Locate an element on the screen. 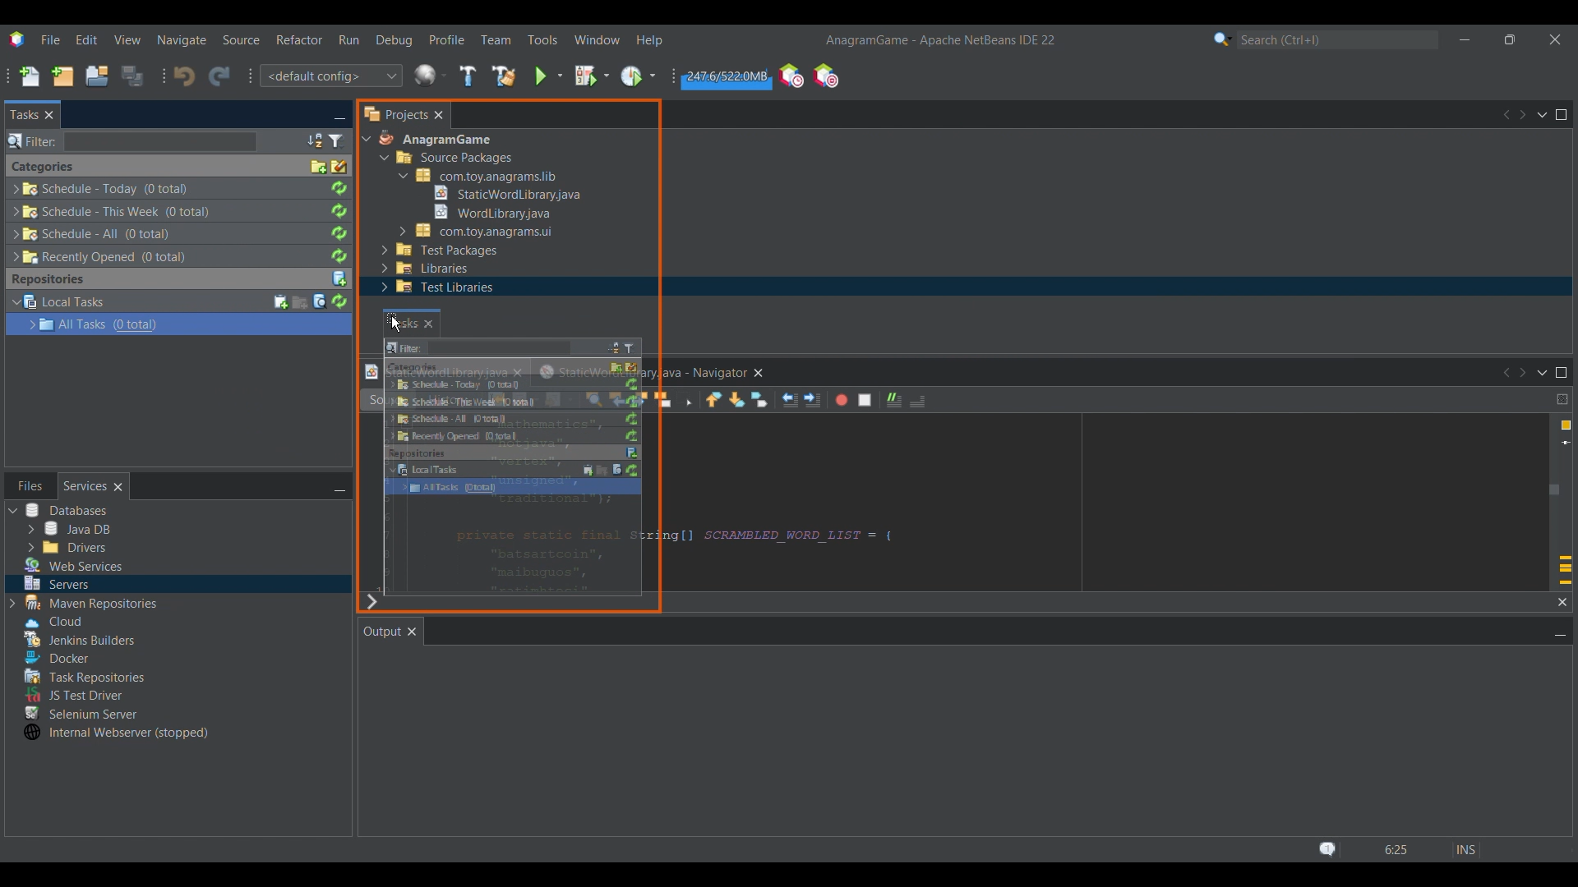 Image resolution: width=1578 pixels, height=887 pixels. Default configuration options is located at coordinates (330, 76).